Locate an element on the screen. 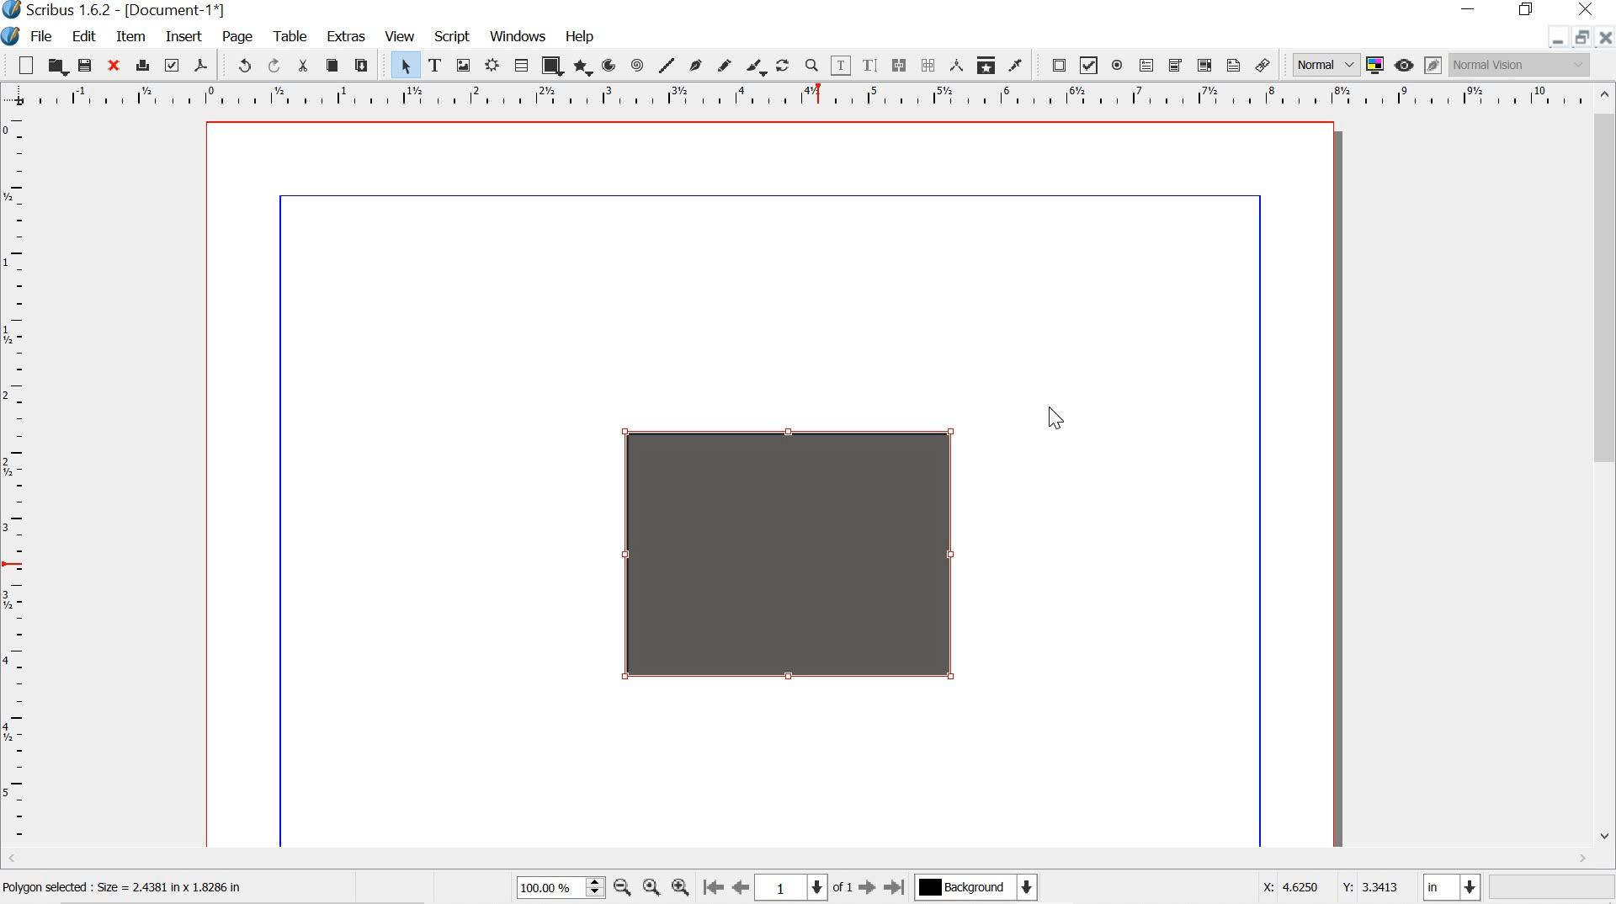  freehand line is located at coordinates (725, 66).